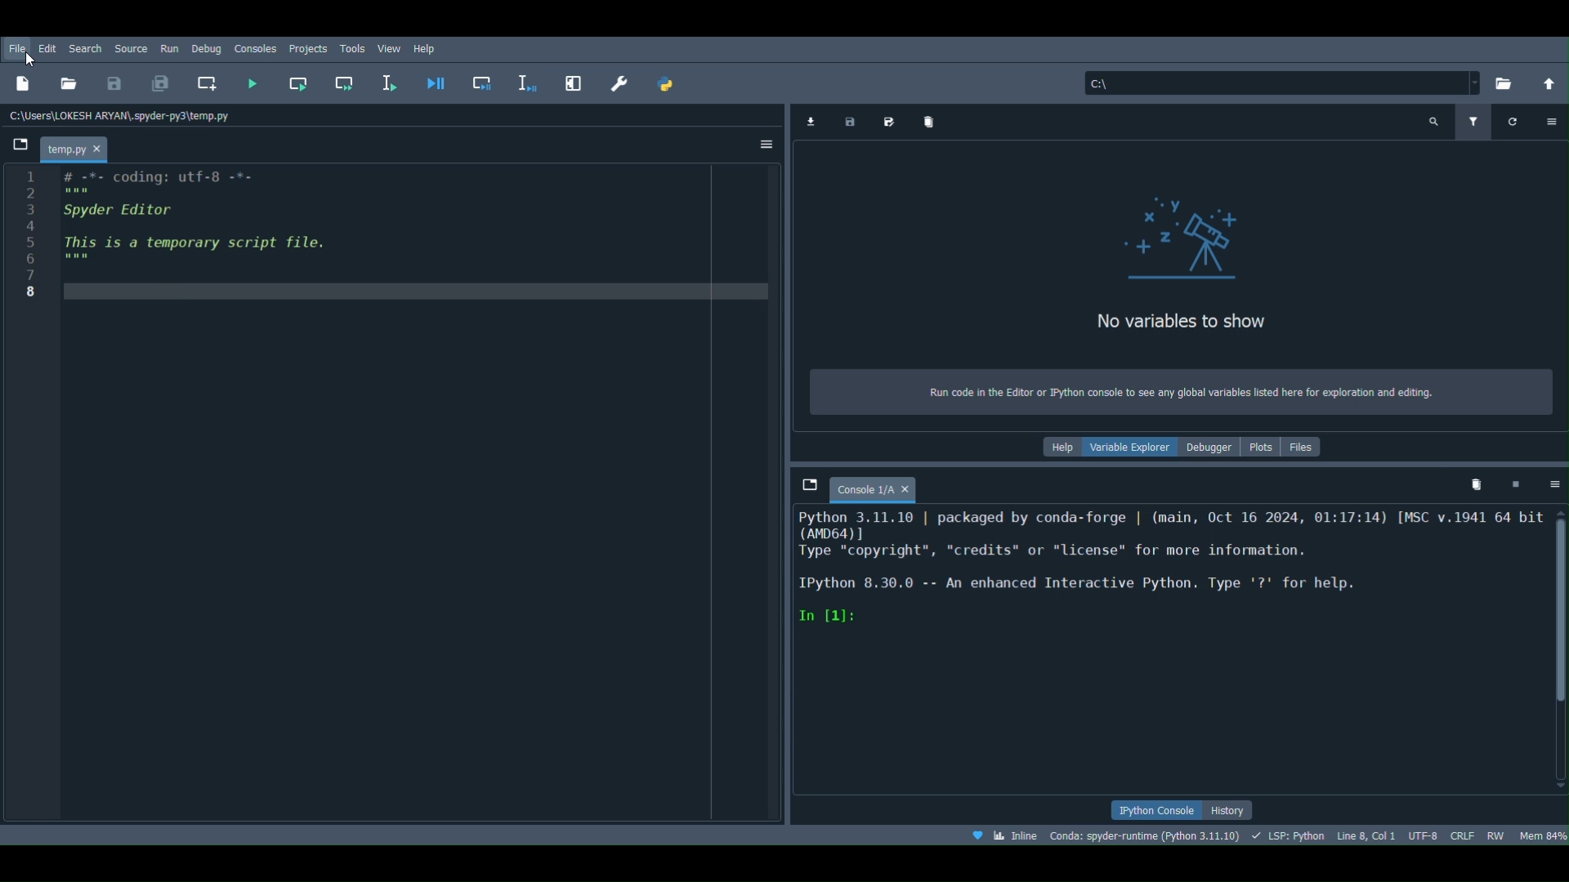 This screenshot has height=882, width=1569. I want to click on Projects, so click(310, 47).